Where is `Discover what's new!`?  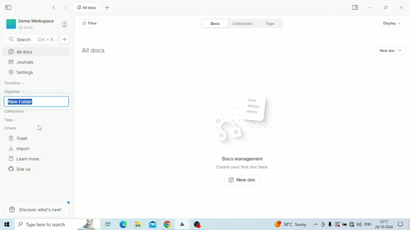
Discover what's new! is located at coordinates (37, 210).